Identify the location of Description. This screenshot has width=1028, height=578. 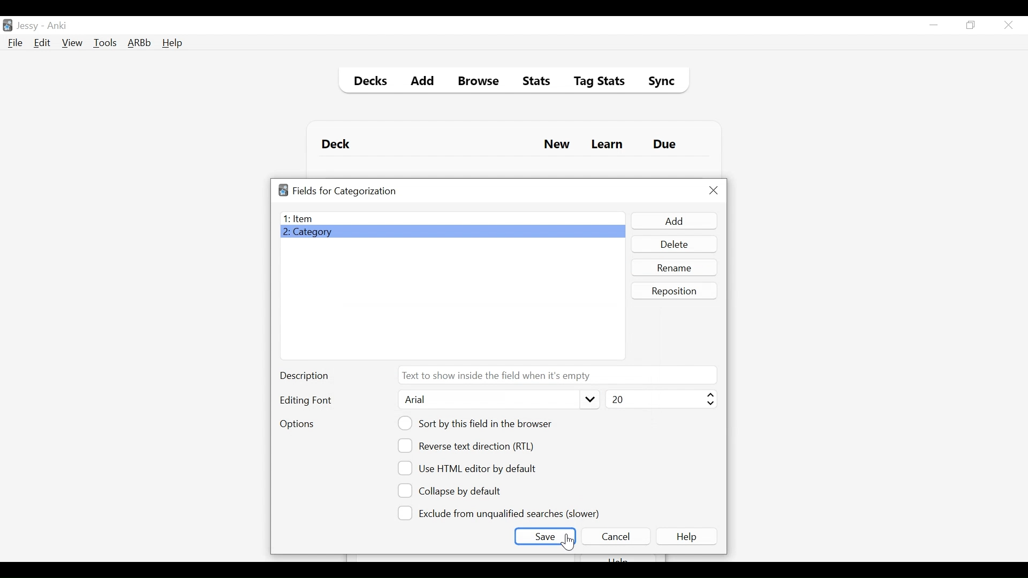
(307, 377).